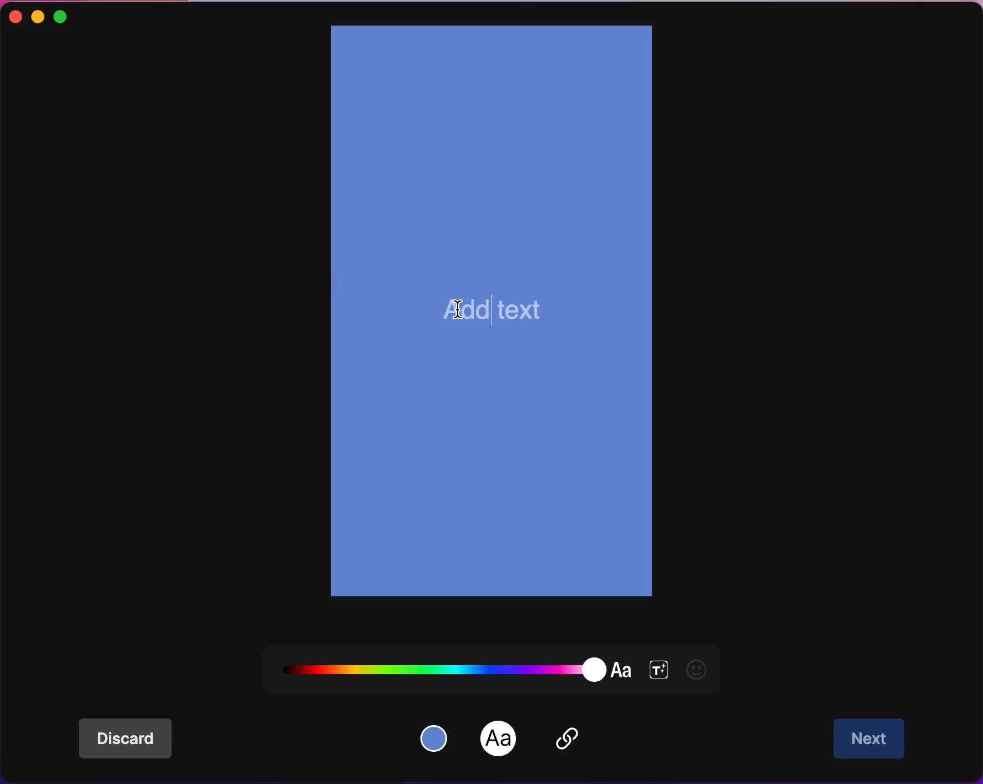 The height and width of the screenshot is (784, 983). What do you see at coordinates (14, 18) in the screenshot?
I see `close` at bounding box center [14, 18].